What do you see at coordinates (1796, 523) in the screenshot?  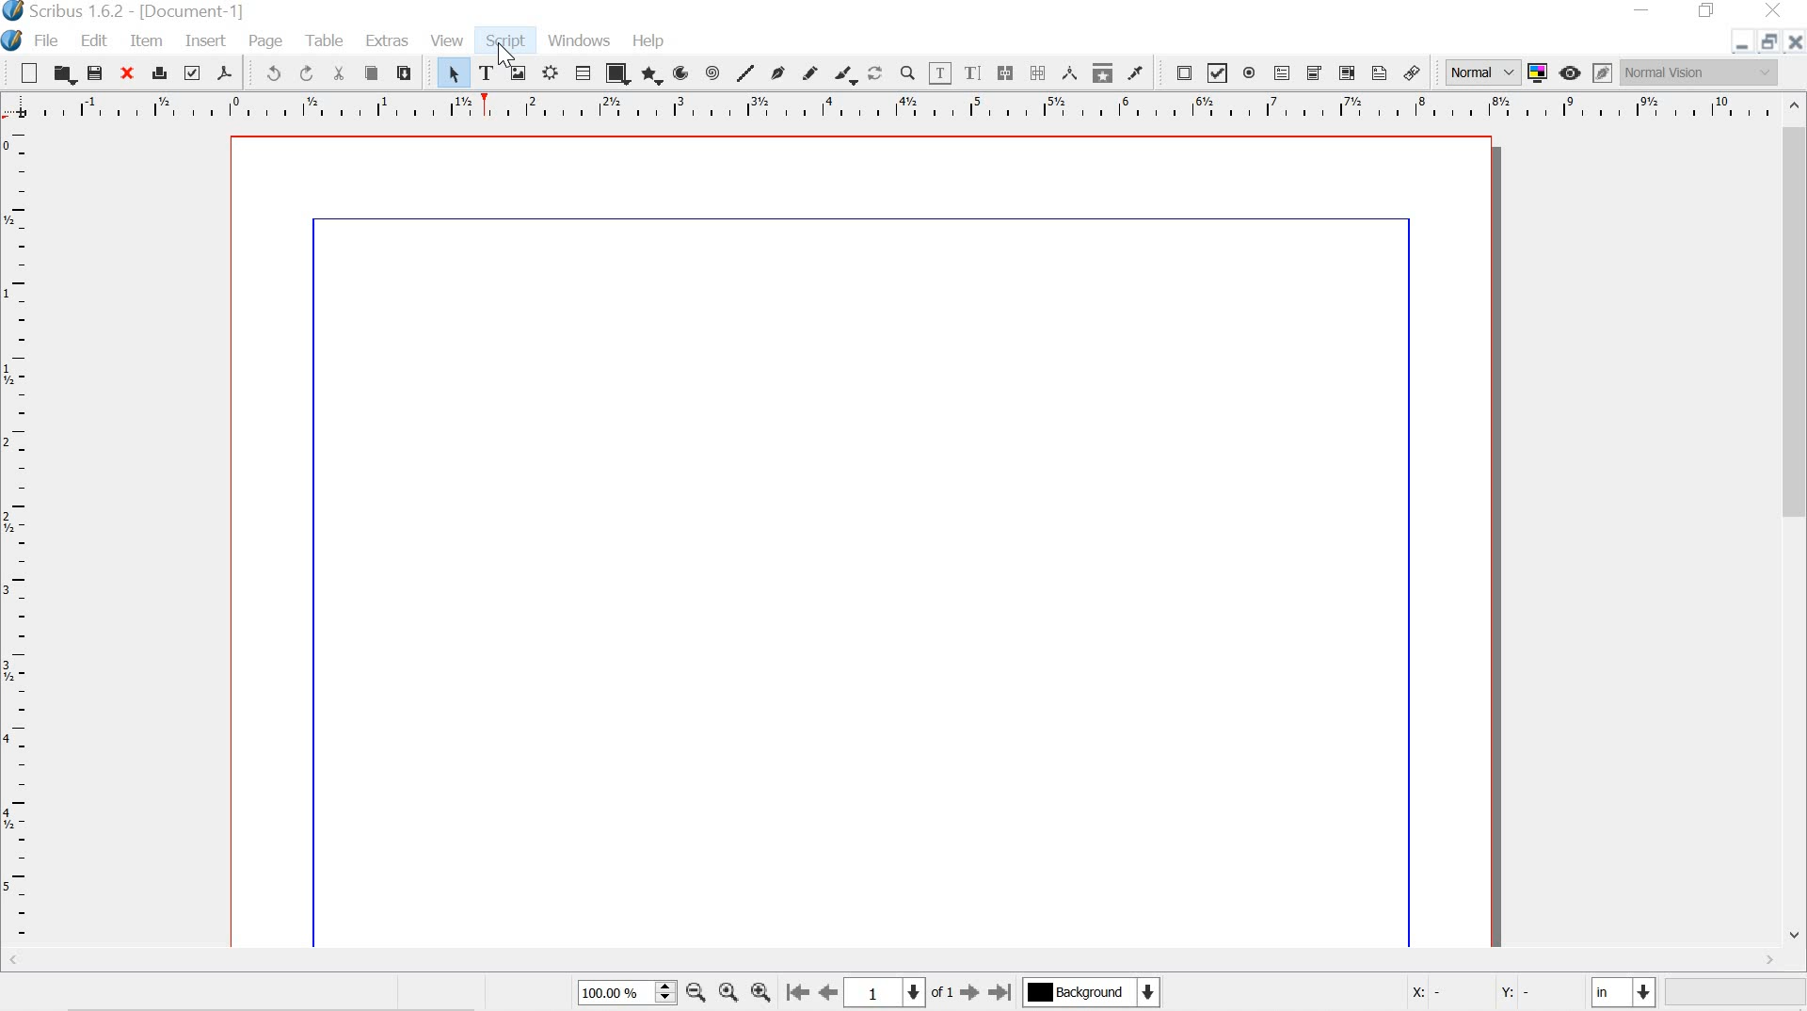 I see `scrollbar` at bounding box center [1796, 523].